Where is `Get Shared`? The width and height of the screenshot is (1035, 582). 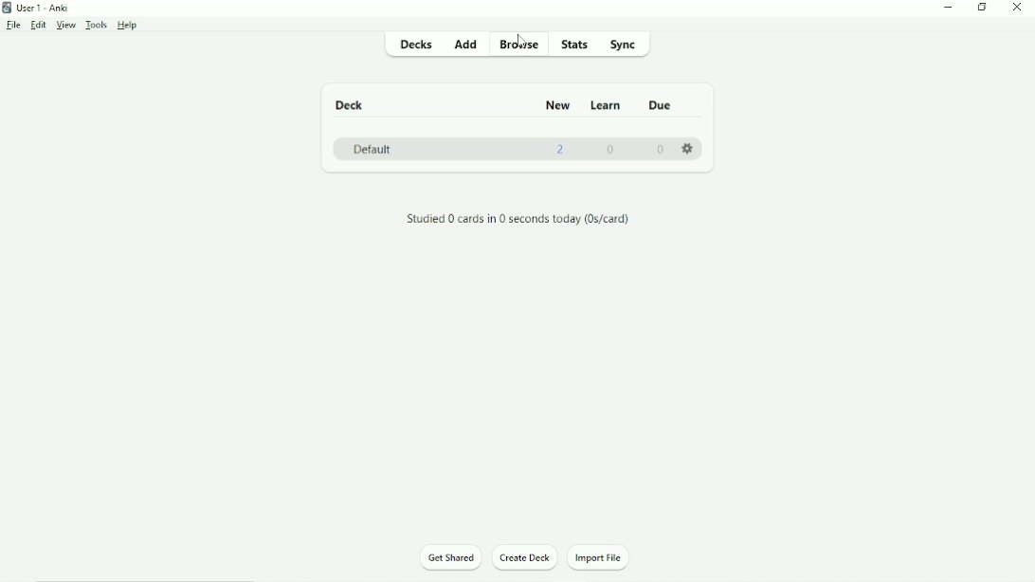 Get Shared is located at coordinates (450, 557).